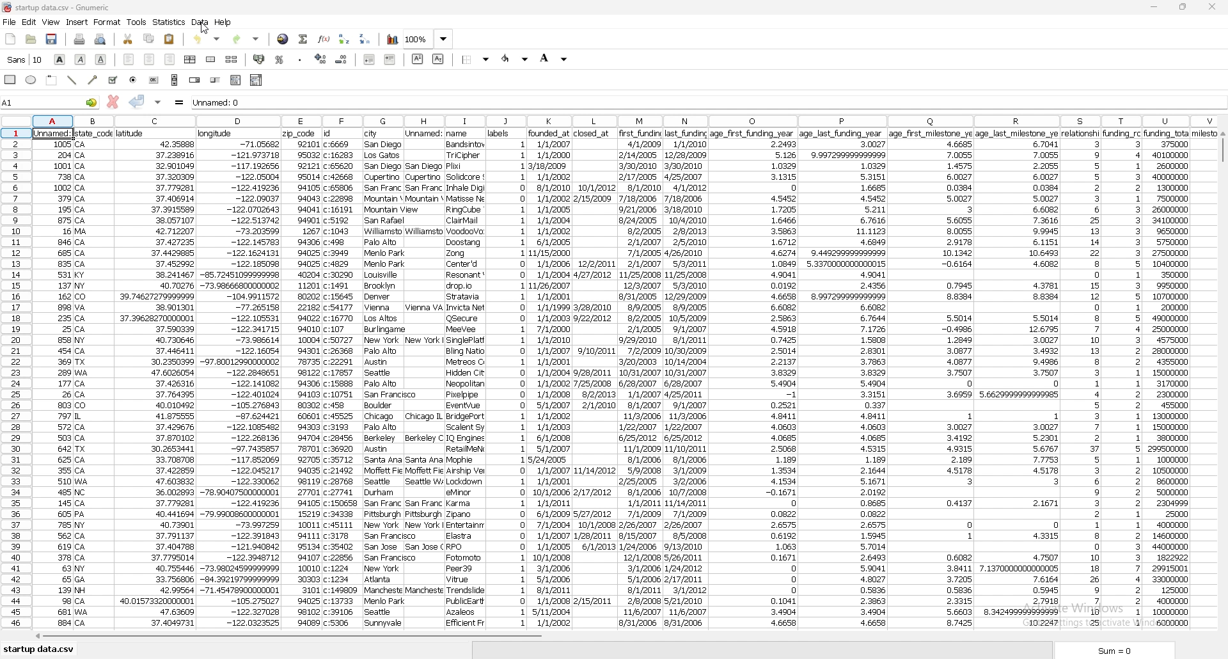 This screenshot has height=659, width=1228. Describe the element at coordinates (342, 60) in the screenshot. I see `decrease decimals` at that location.